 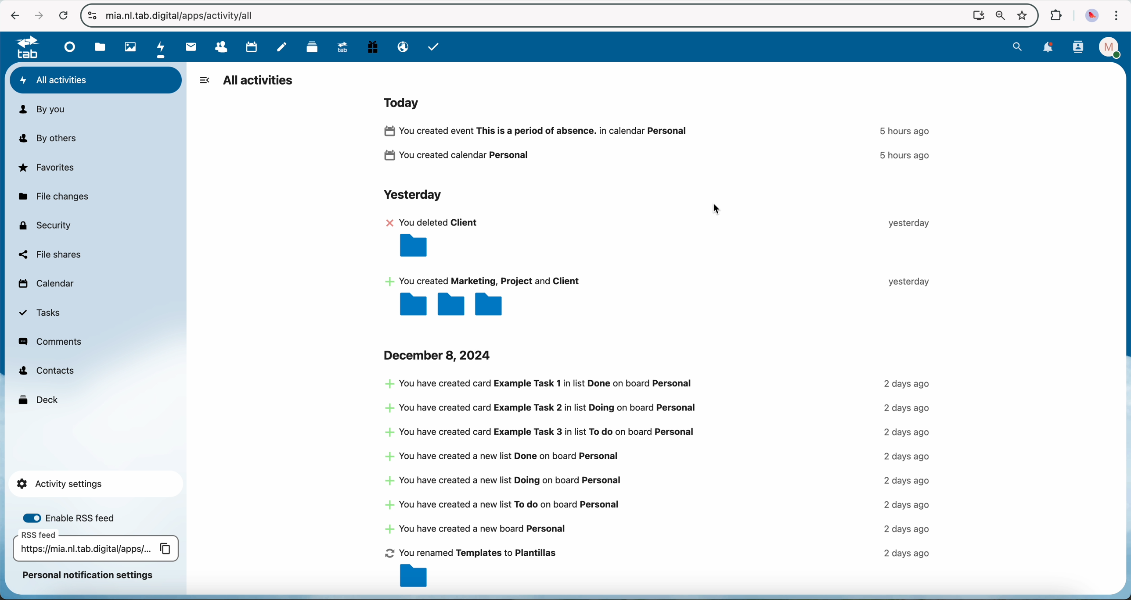 I want to click on file shares, so click(x=50, y=254).